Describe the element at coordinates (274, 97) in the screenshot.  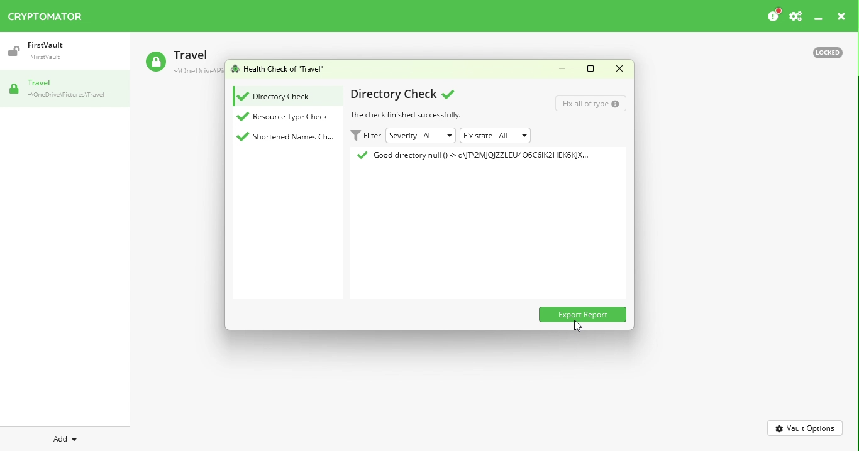
I see `Directory check` at that location.